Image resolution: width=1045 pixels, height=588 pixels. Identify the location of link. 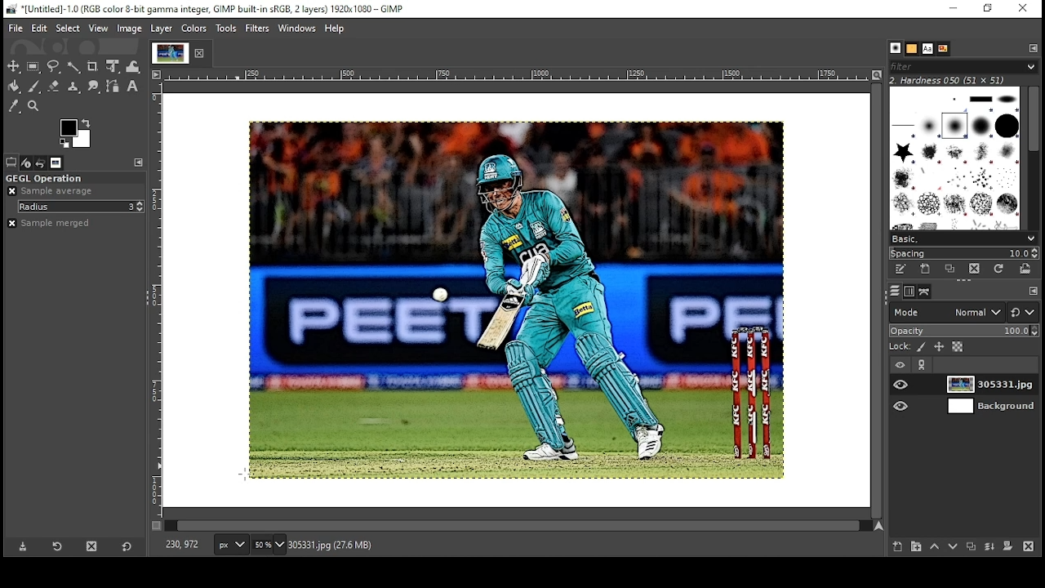
(923, 366).